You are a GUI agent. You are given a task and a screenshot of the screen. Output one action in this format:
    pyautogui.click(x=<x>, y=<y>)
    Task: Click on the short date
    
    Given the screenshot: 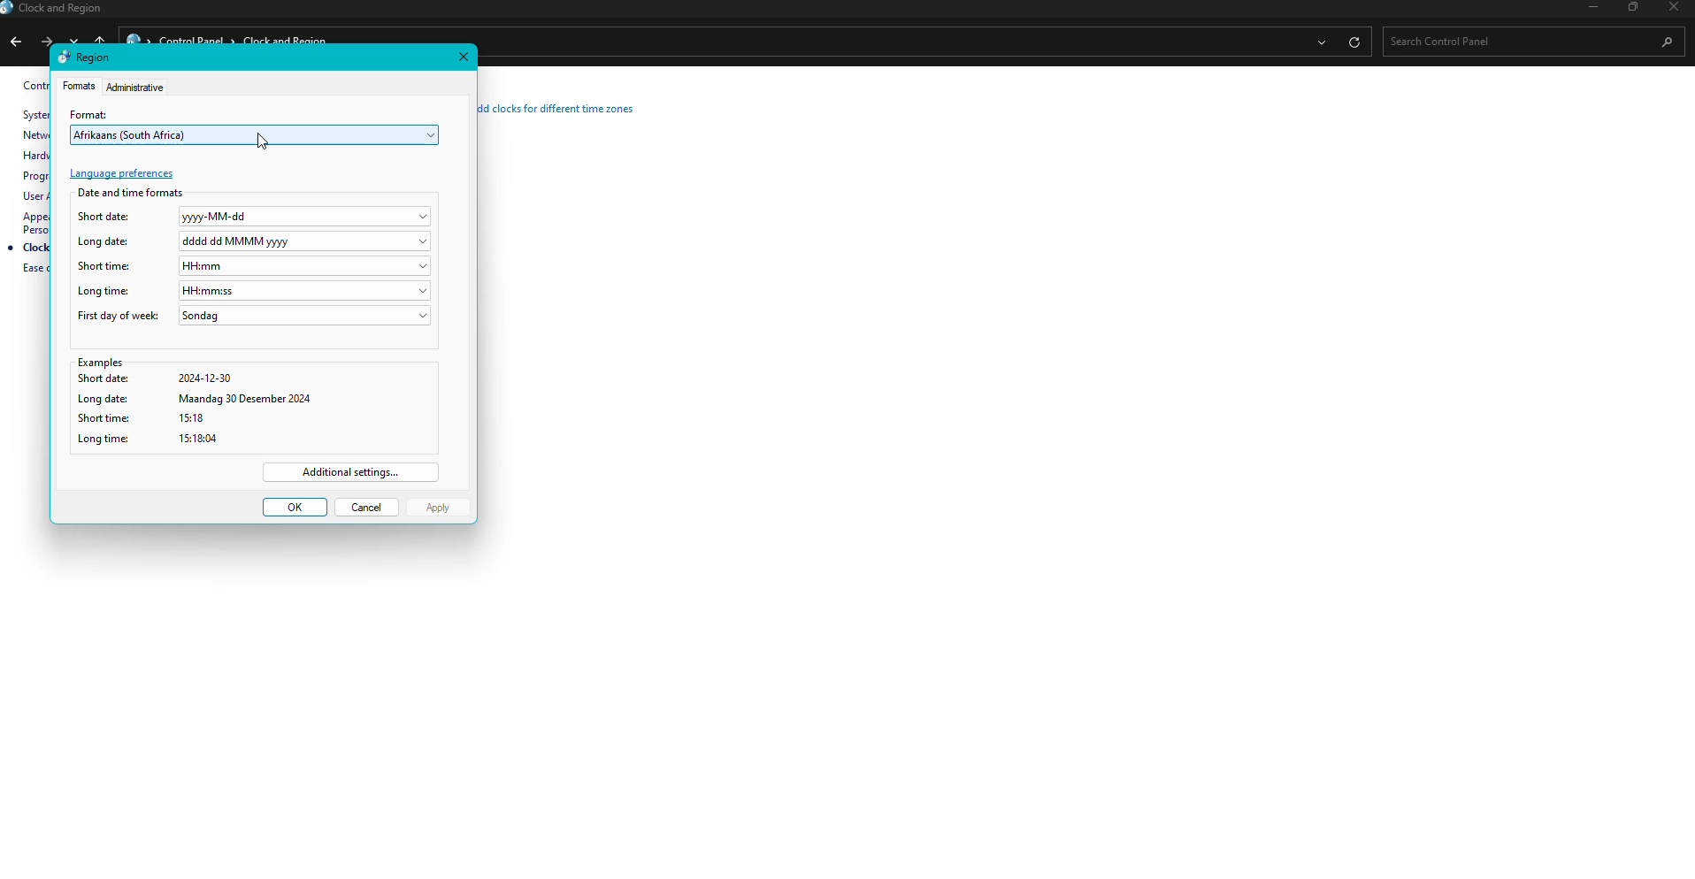 What is the action you would take?
    pyautogui.click(x=253, y=380)
    